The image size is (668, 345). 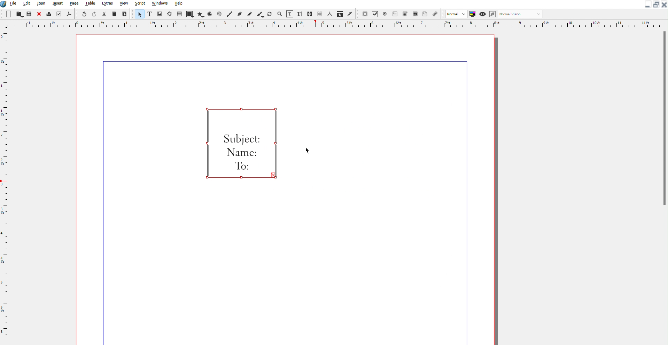 What do you see at coordinates (30, 15) in the screenshot?
I see `Save` at bounding box center [30, 15].